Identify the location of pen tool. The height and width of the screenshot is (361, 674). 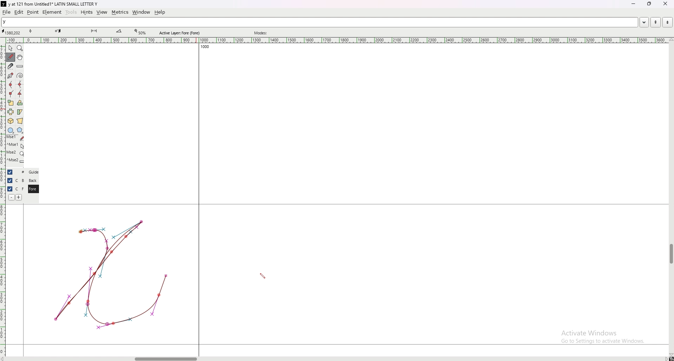
(58, 31).